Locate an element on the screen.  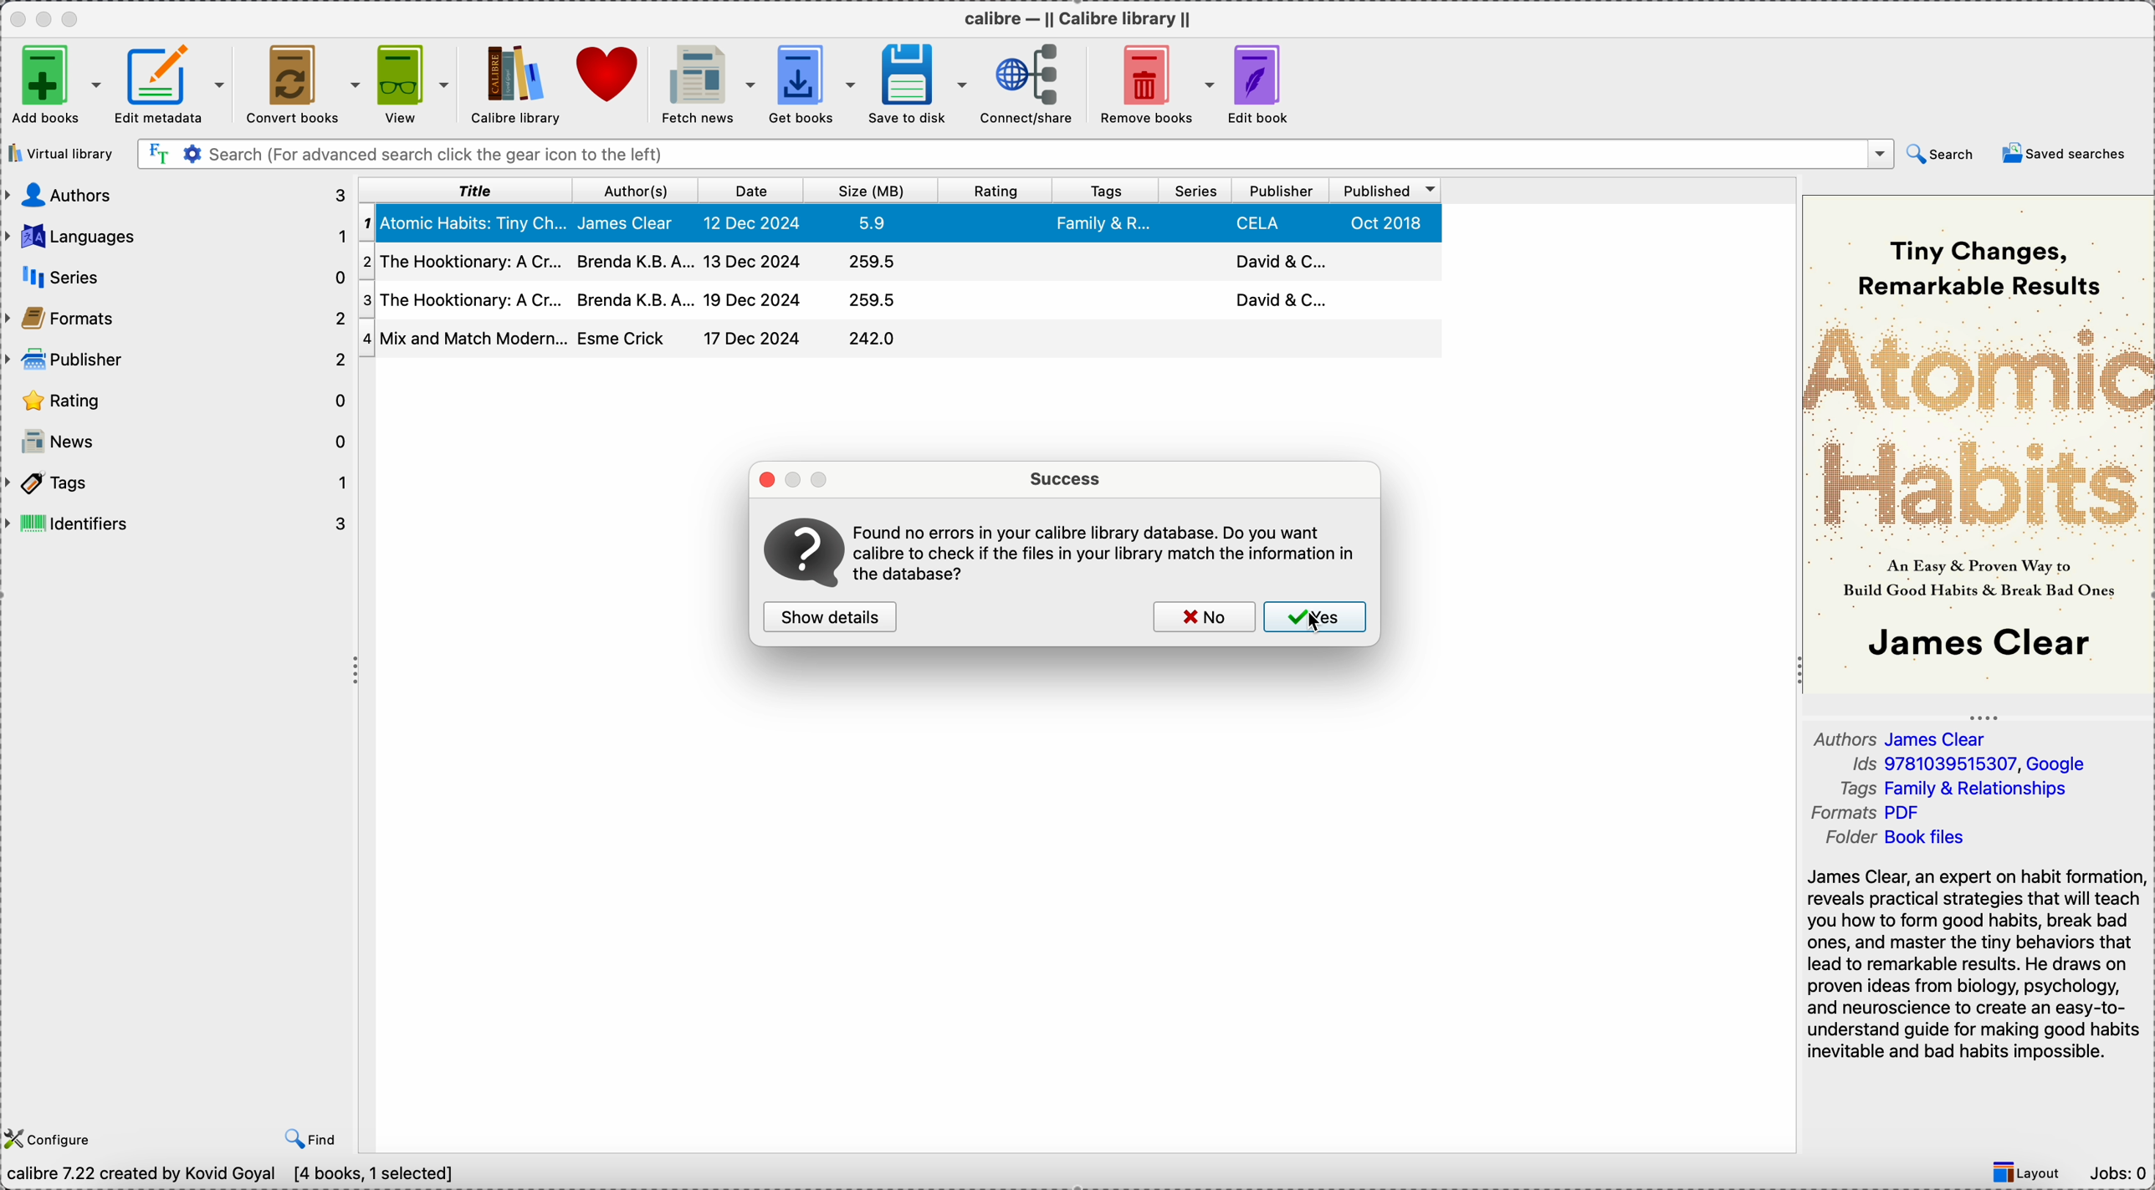
author(s) is located at coordinates (632, 191).